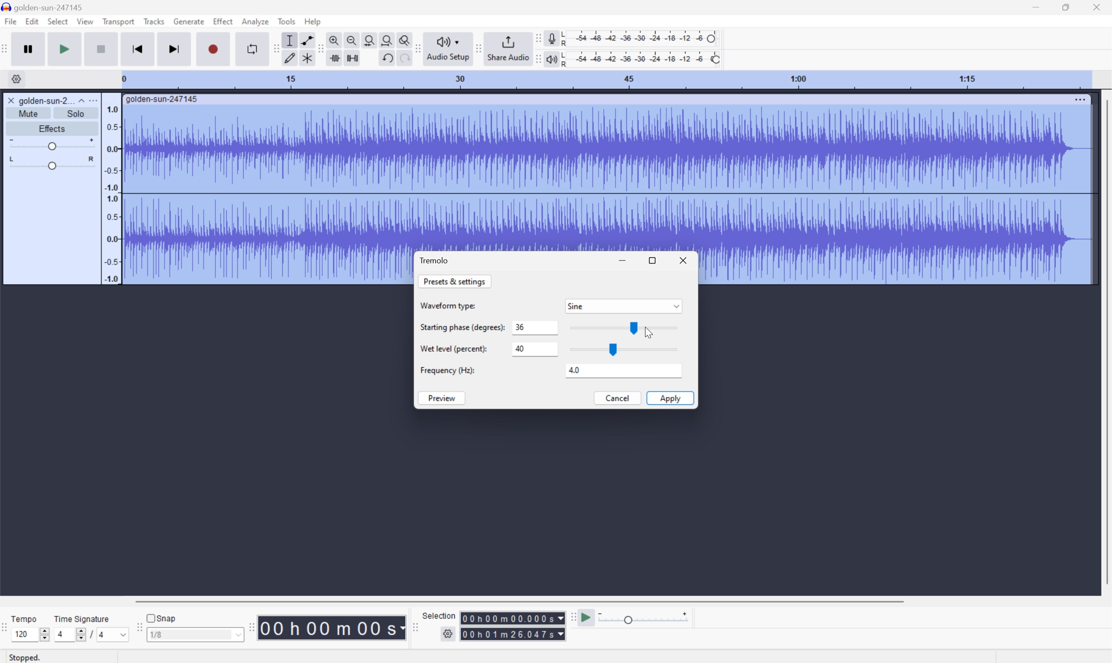 The image size is (1112, 663). Describe the element at coordinates (255, 21) in the screenshot. I see `Analyze` at that location.